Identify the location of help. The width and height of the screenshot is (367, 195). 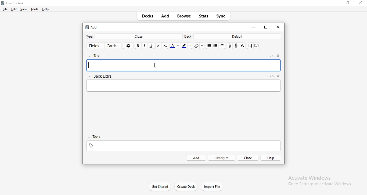
(272, 158).